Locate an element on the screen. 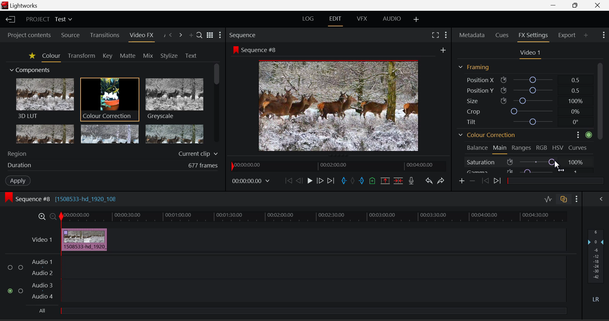 This screenshot has height=321, width=609. Effect Applied is located at coordinates (85, 239).